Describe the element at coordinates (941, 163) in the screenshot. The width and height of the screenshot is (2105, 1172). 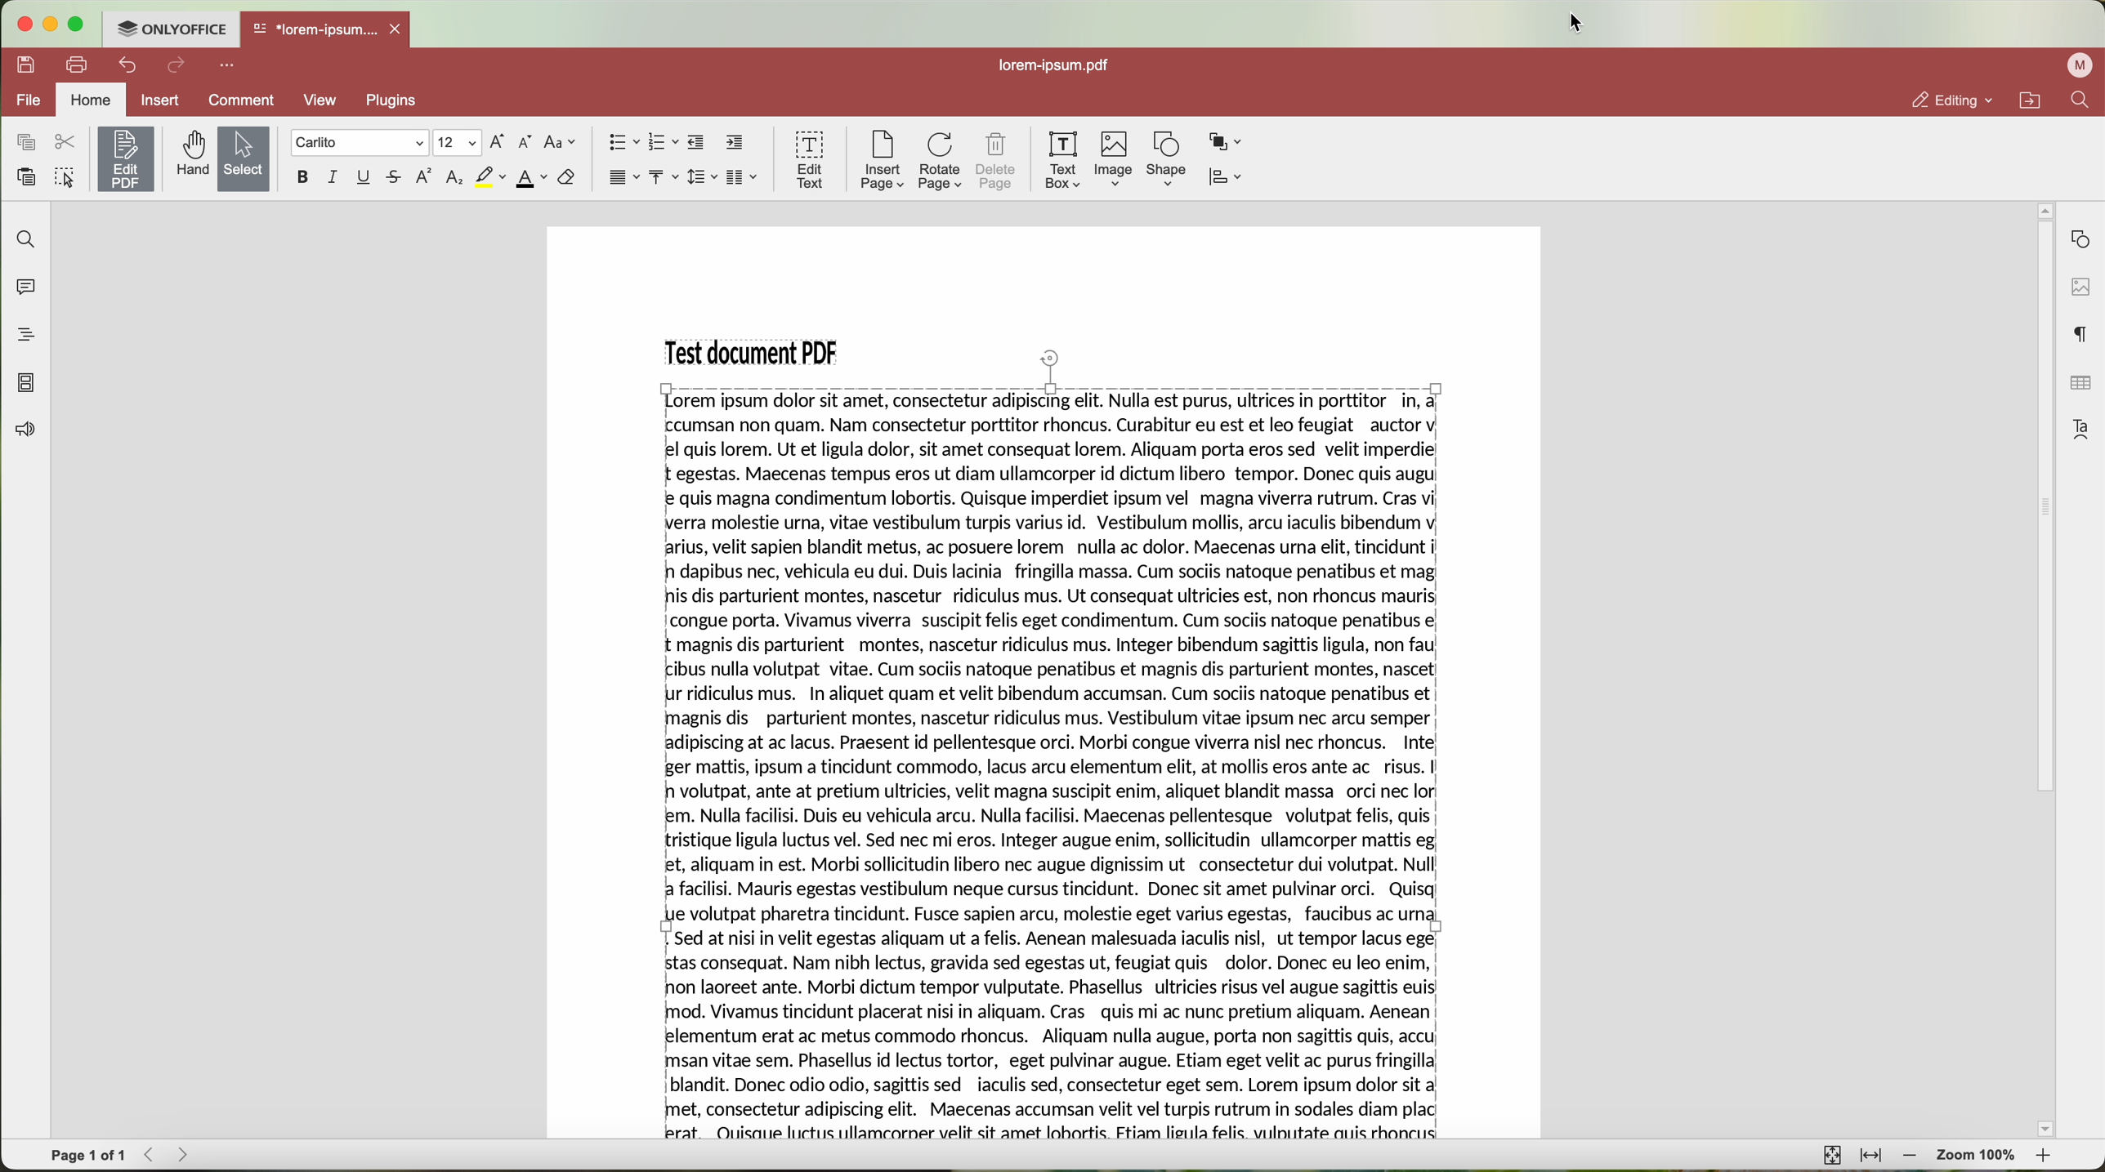
I see `rotate page` at that location.